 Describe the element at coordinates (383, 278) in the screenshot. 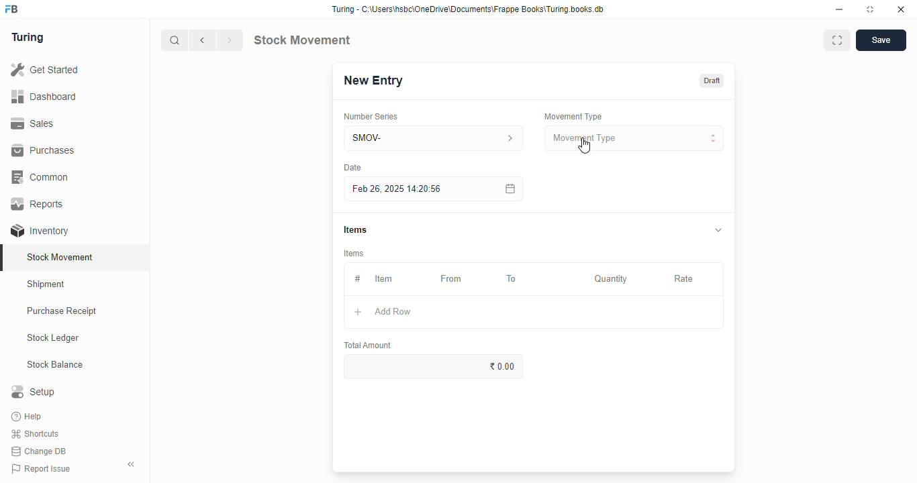

I see `item` at that location.